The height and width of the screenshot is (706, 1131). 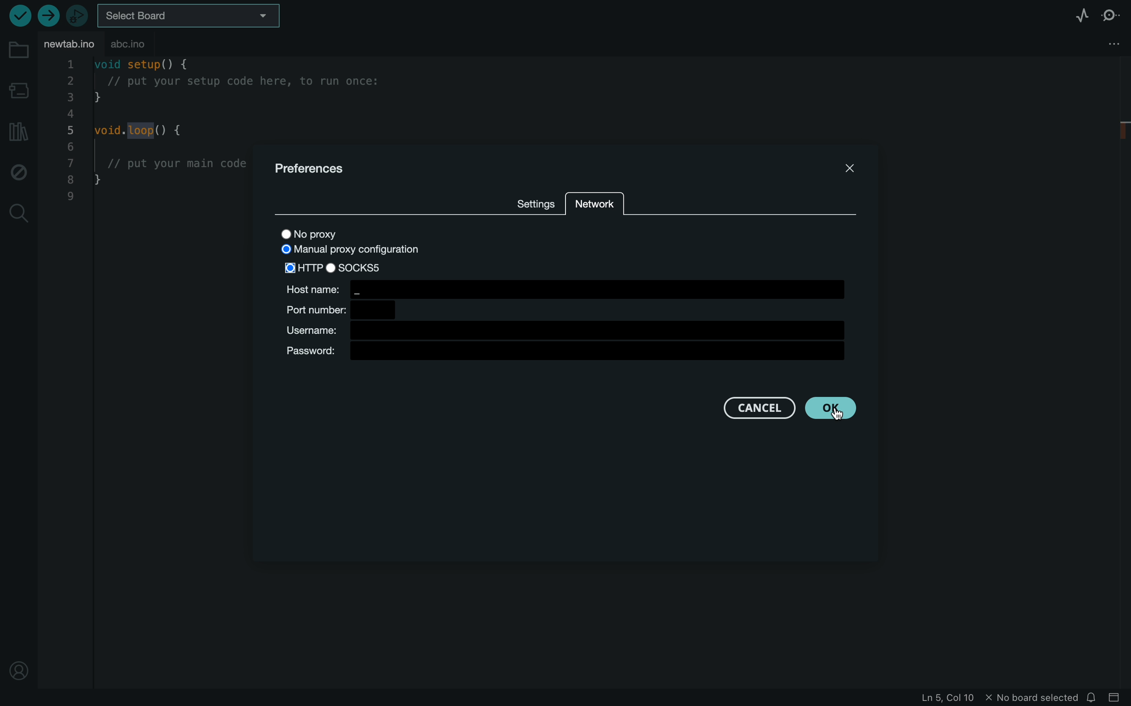 What do you see at coordinates (1116, 699) in the screenshot?
I see `close slide bar` at bounding box center [1116, 699].